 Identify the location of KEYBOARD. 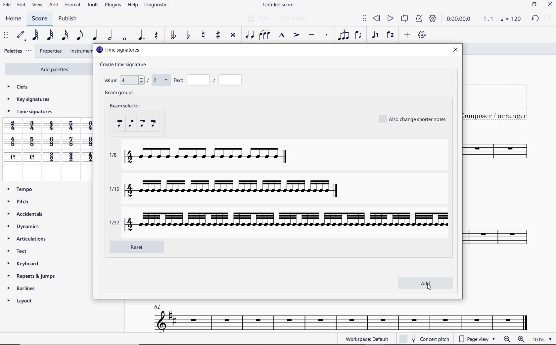
(25, 264).